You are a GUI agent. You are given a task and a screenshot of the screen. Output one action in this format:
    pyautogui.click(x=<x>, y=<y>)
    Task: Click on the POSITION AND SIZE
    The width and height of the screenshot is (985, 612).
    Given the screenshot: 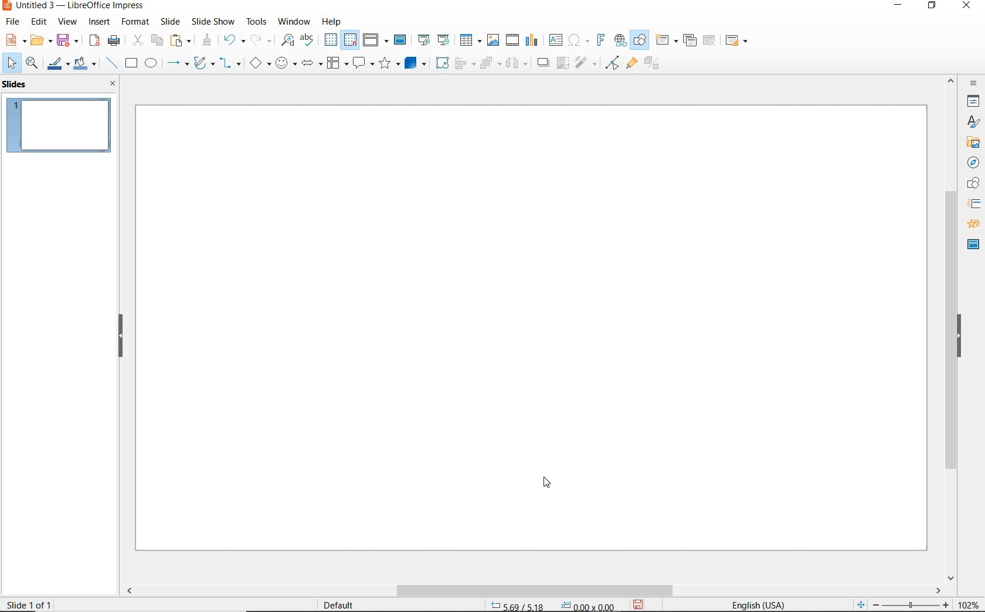 What is the action you would take?
    pyautogui.click(x=551, y=604)
    